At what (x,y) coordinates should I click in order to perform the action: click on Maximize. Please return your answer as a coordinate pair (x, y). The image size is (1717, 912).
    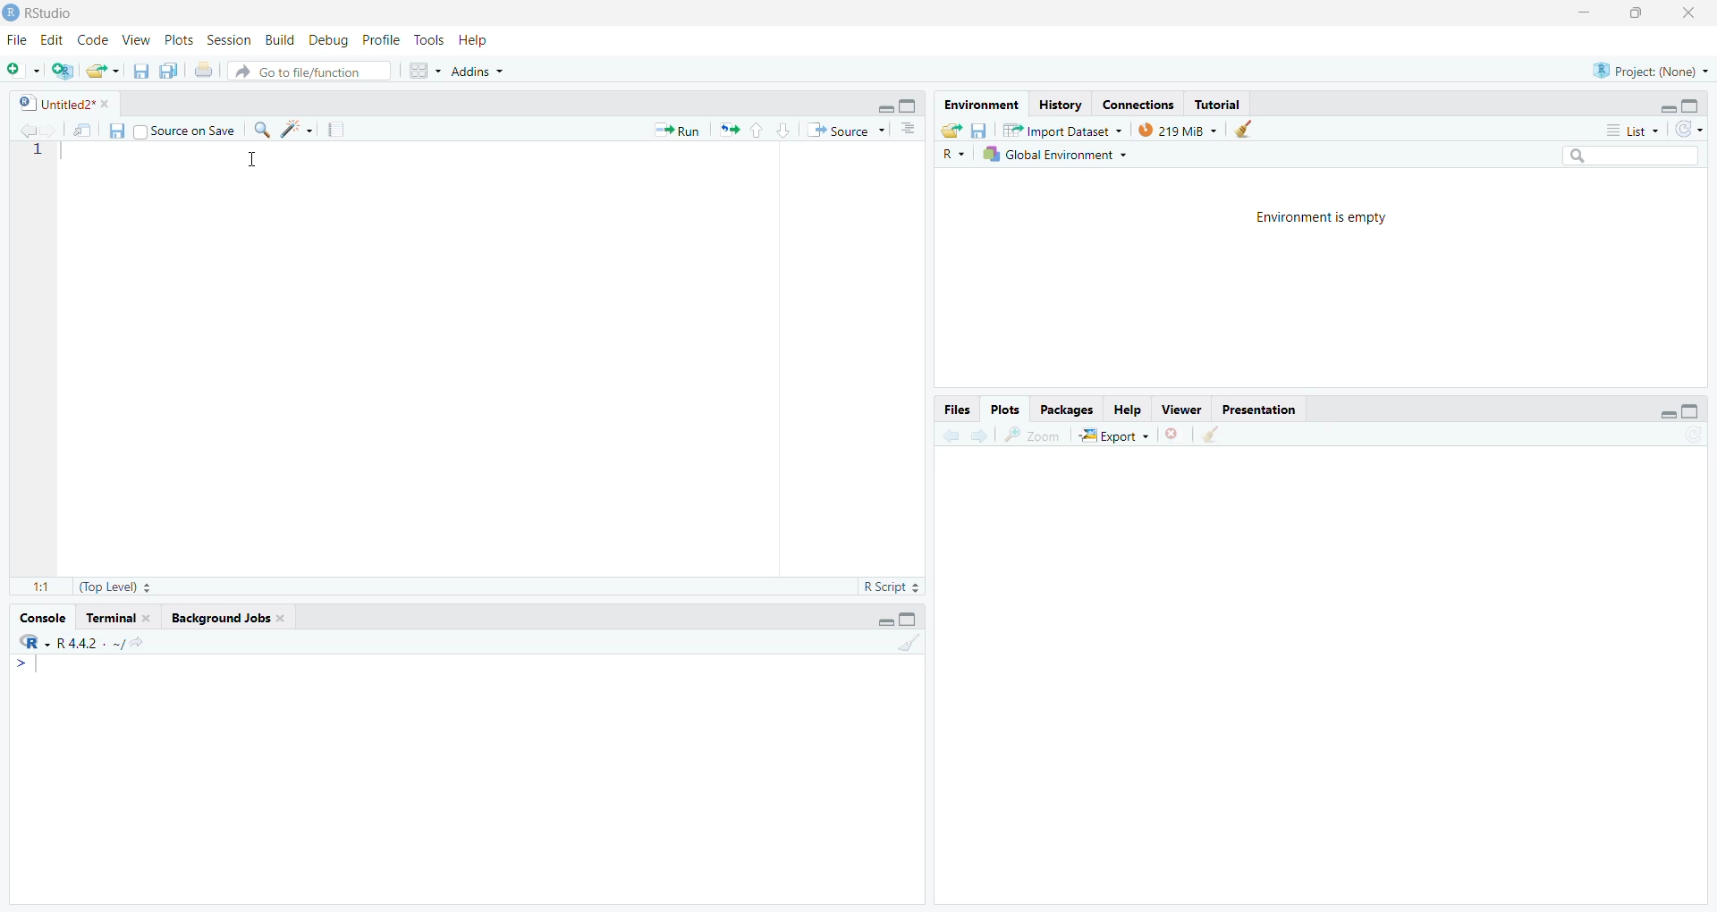
    Looking at the image, I should click on (1641, 14).